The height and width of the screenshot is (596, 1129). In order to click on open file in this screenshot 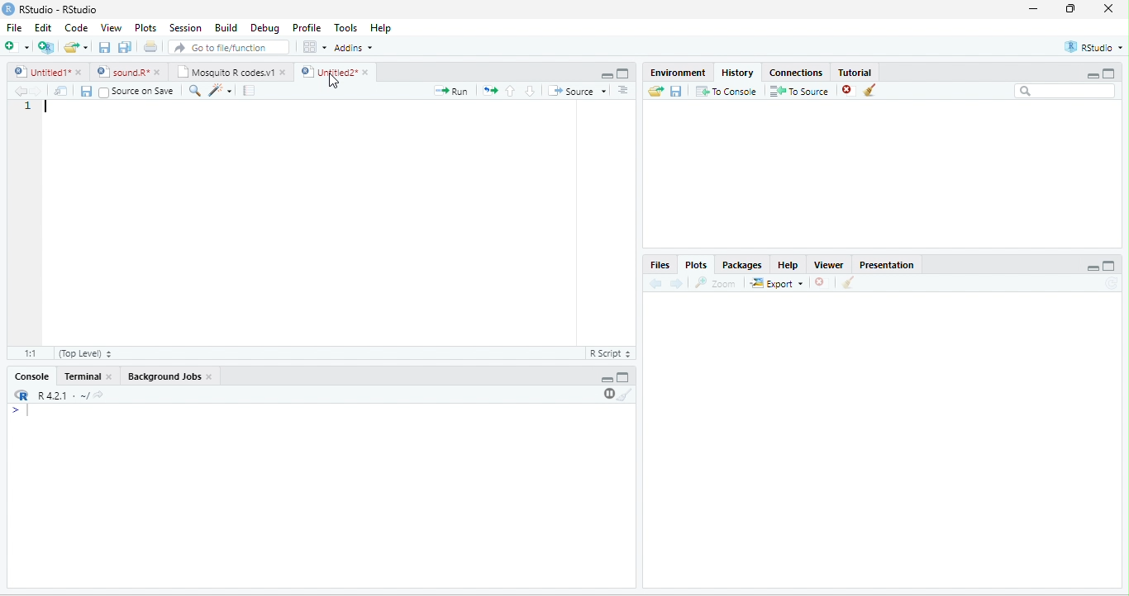, I will do `click(76, 47)`.